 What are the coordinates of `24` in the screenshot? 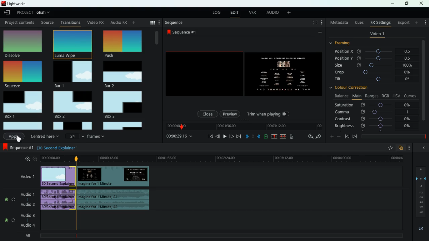 It's located at (75, 136).